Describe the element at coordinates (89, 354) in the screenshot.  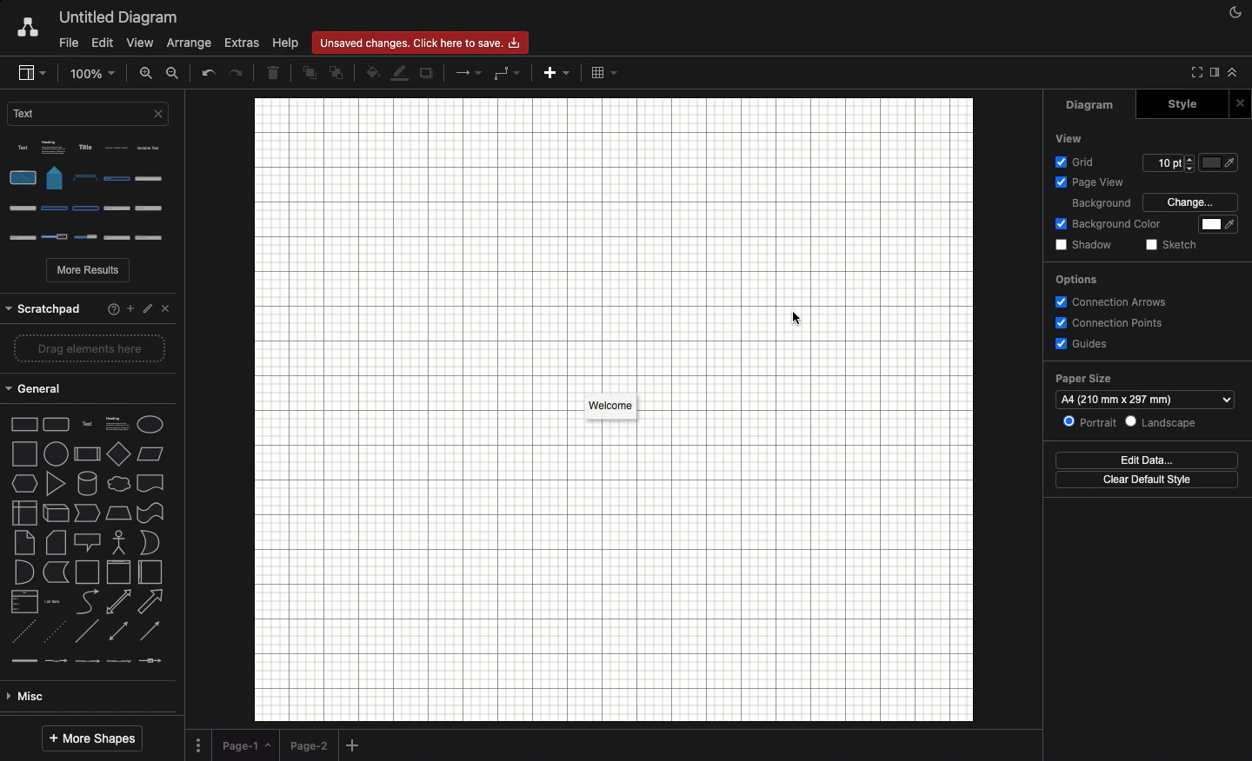
I see `2d shapes` at that location.